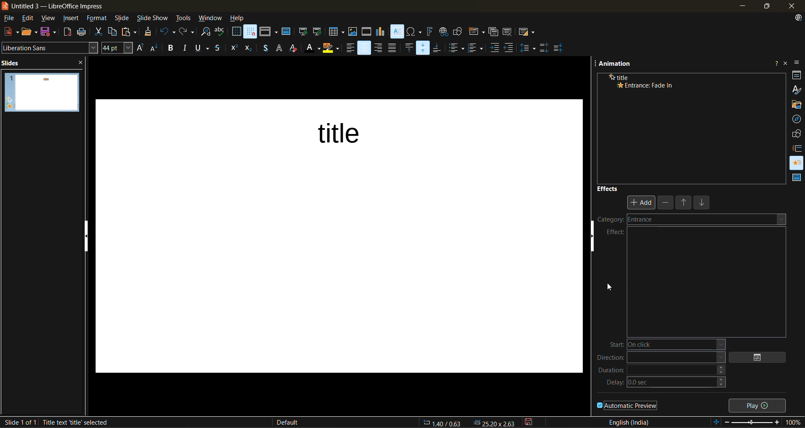 The image size is (805, 428). I want to click on print, so click(84, 32).